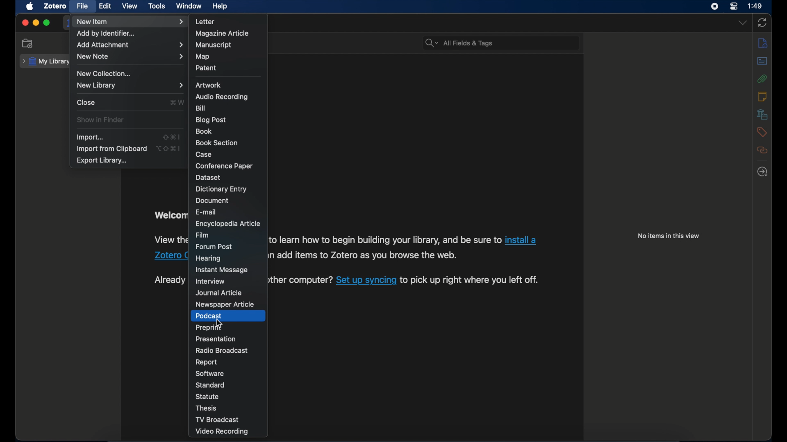 The width and height of the screenshot is (787, 442). I want to click on my library, so click(45, 62).